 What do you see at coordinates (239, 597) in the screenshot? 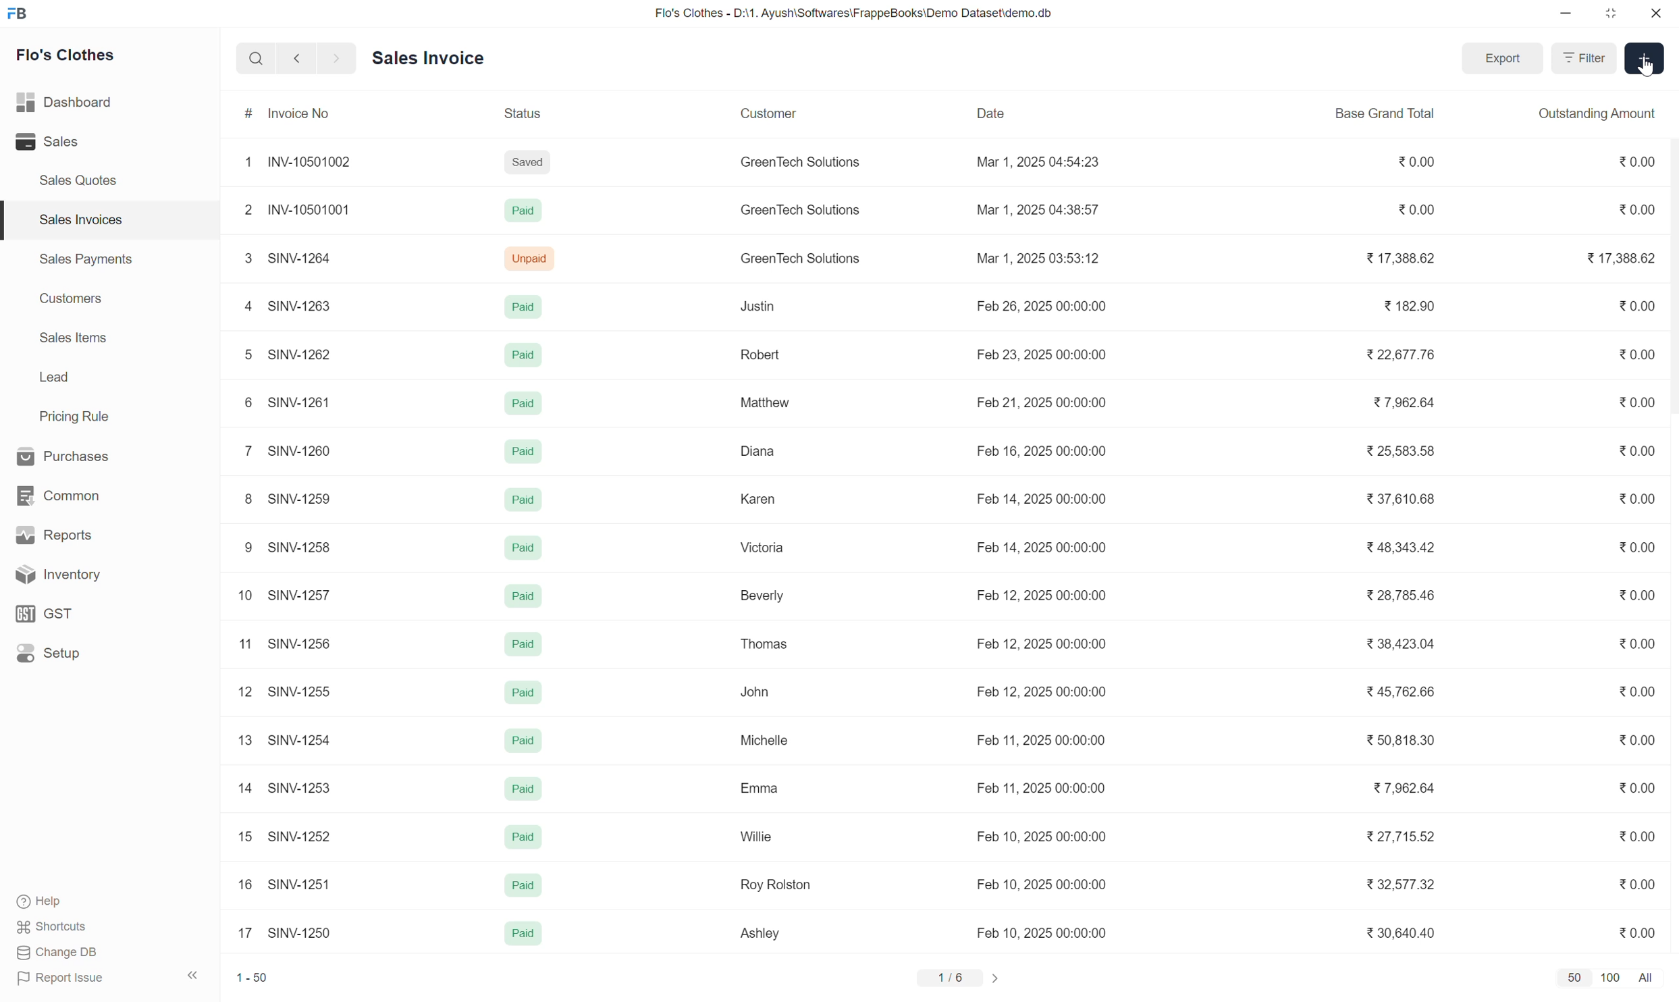
I see `10` at bounding box center [239, 597].